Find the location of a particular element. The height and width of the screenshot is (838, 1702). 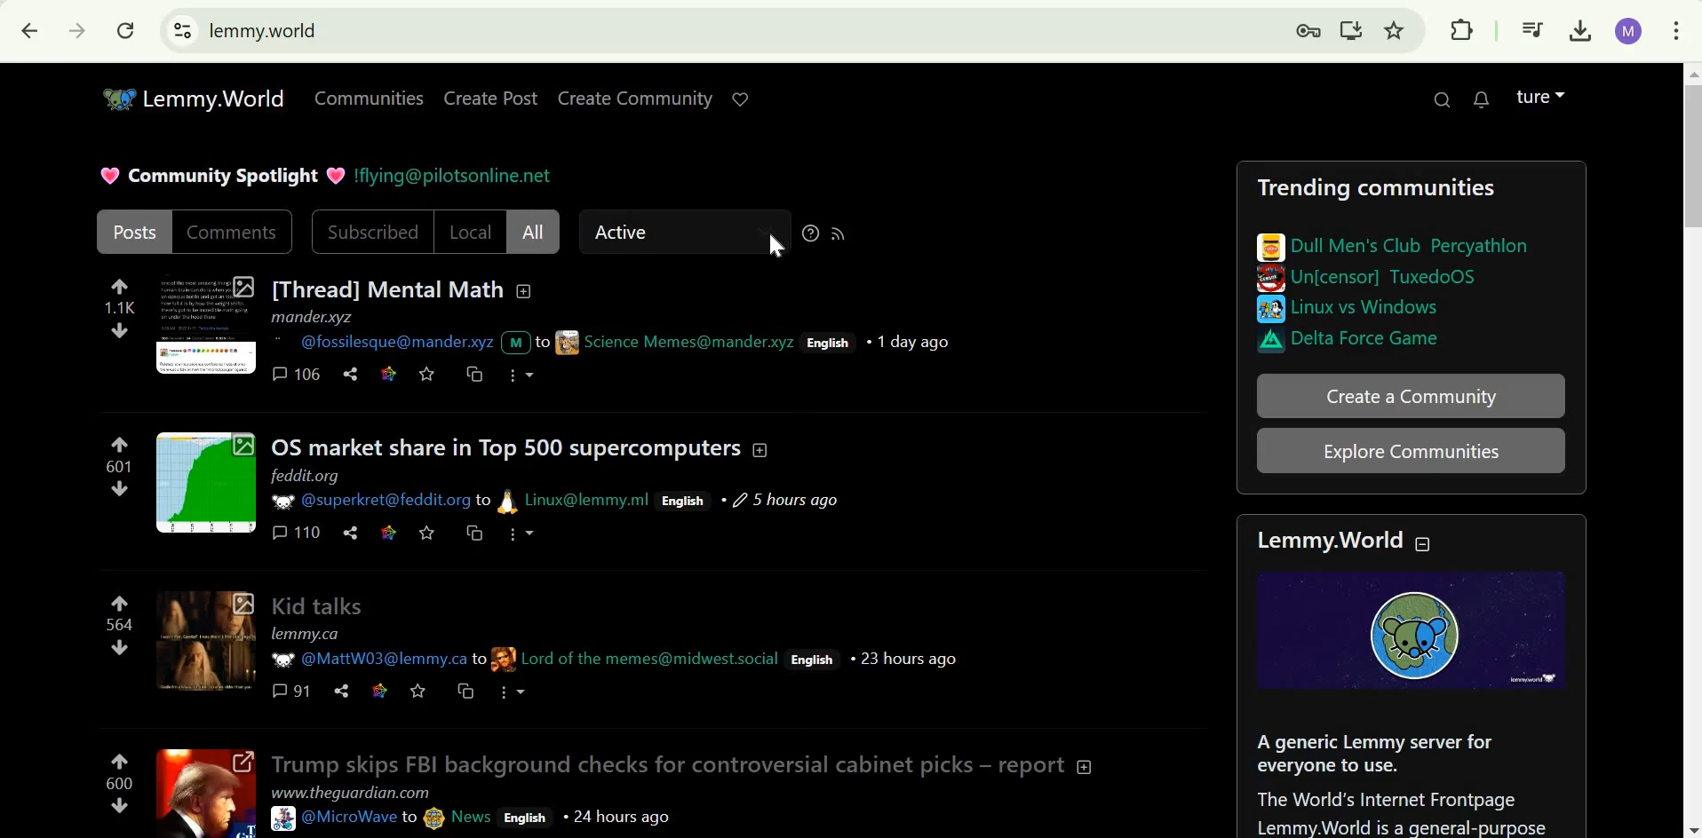

upvote is located at coordinates (116, 286).